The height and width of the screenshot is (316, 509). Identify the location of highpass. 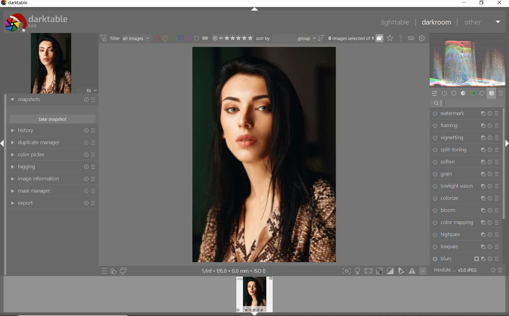
(465, 235).